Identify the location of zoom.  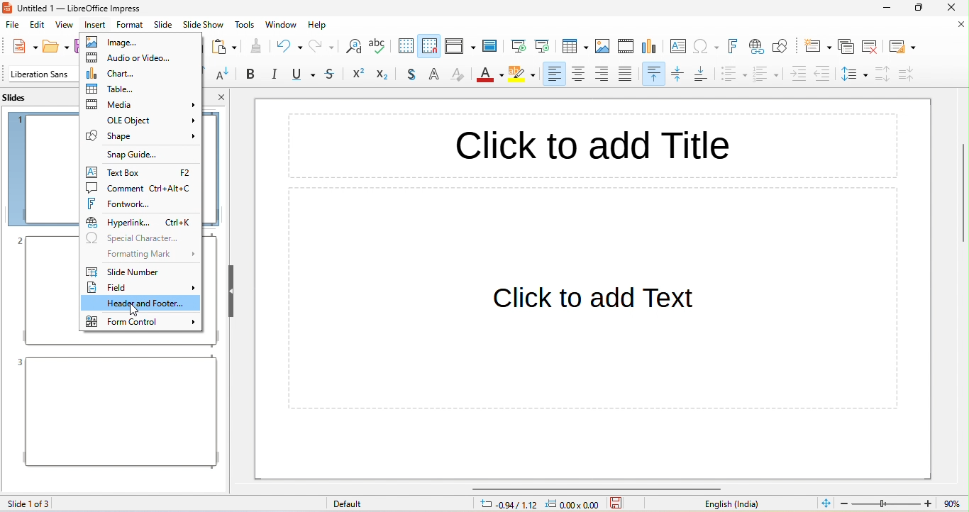
(887, 503).